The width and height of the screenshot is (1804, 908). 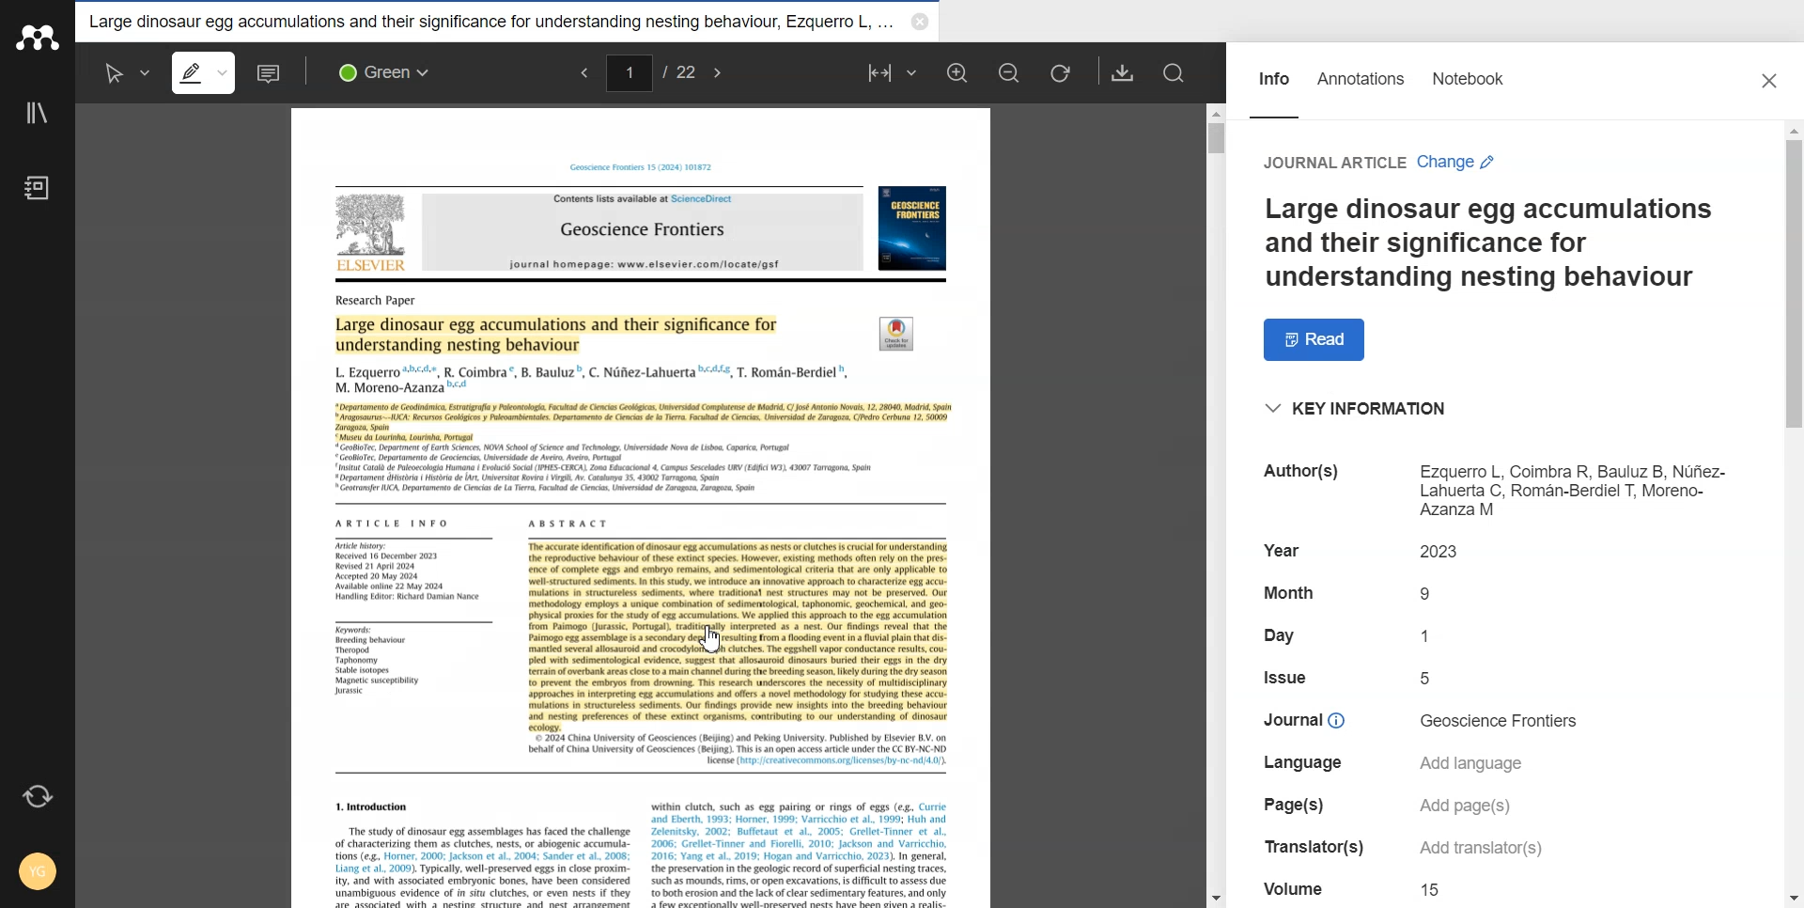 What do you see at coordinates (271, 73) in the screenshot?
I see `Sticky note` at bounding box center [271, 73].